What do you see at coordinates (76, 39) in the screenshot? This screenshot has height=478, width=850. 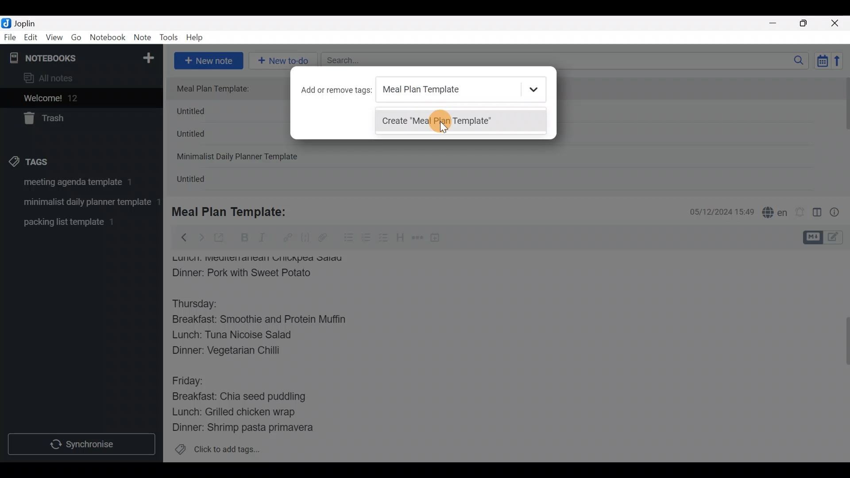 I see `Go` at bounding box center [76, 39].